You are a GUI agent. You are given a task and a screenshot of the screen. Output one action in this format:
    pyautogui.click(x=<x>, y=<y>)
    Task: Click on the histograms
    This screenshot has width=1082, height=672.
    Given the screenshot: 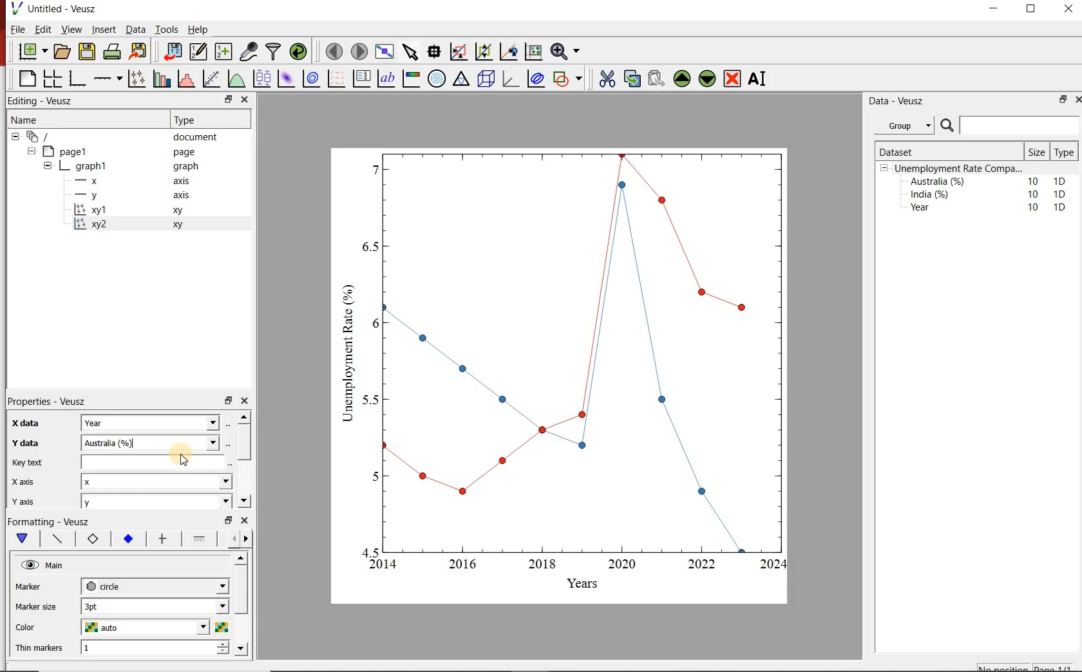 What is the action you would take?
    pyautogui.click(x=185, y=79)
    